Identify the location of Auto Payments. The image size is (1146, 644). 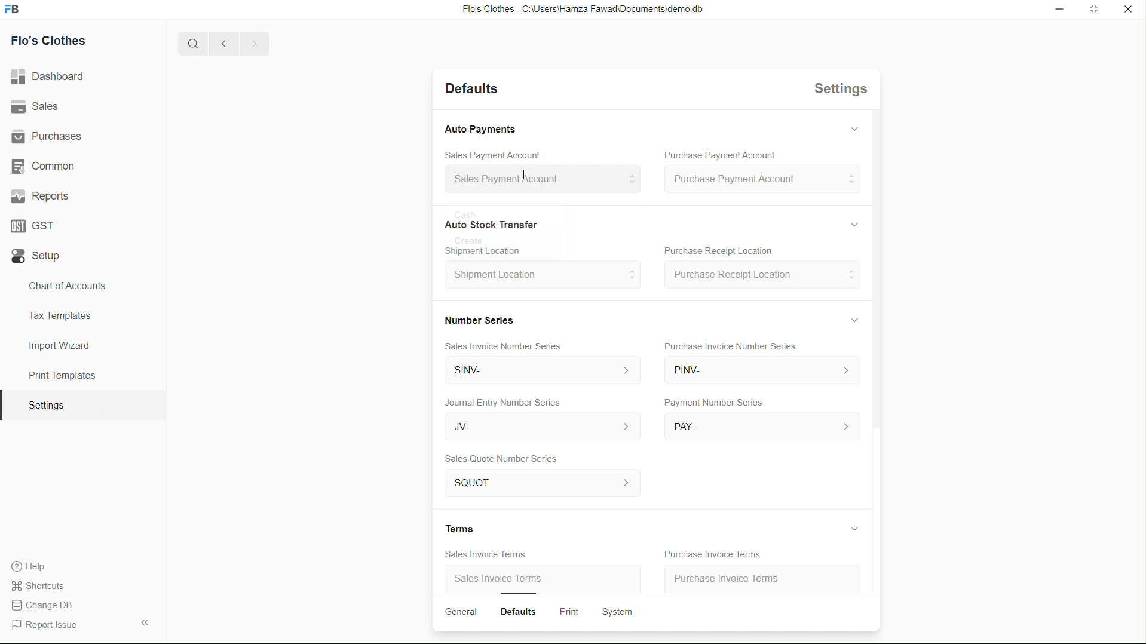
(479, 129).